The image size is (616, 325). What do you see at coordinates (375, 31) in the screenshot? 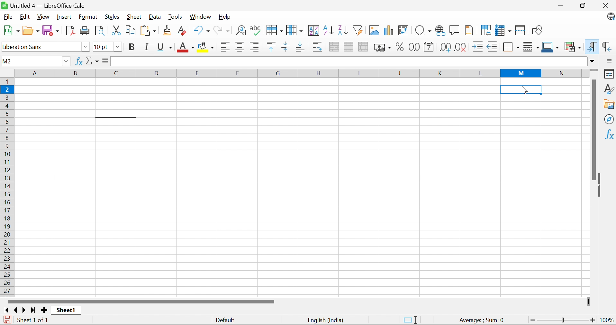
I see `Insert image` at bounding box center [375, 31].